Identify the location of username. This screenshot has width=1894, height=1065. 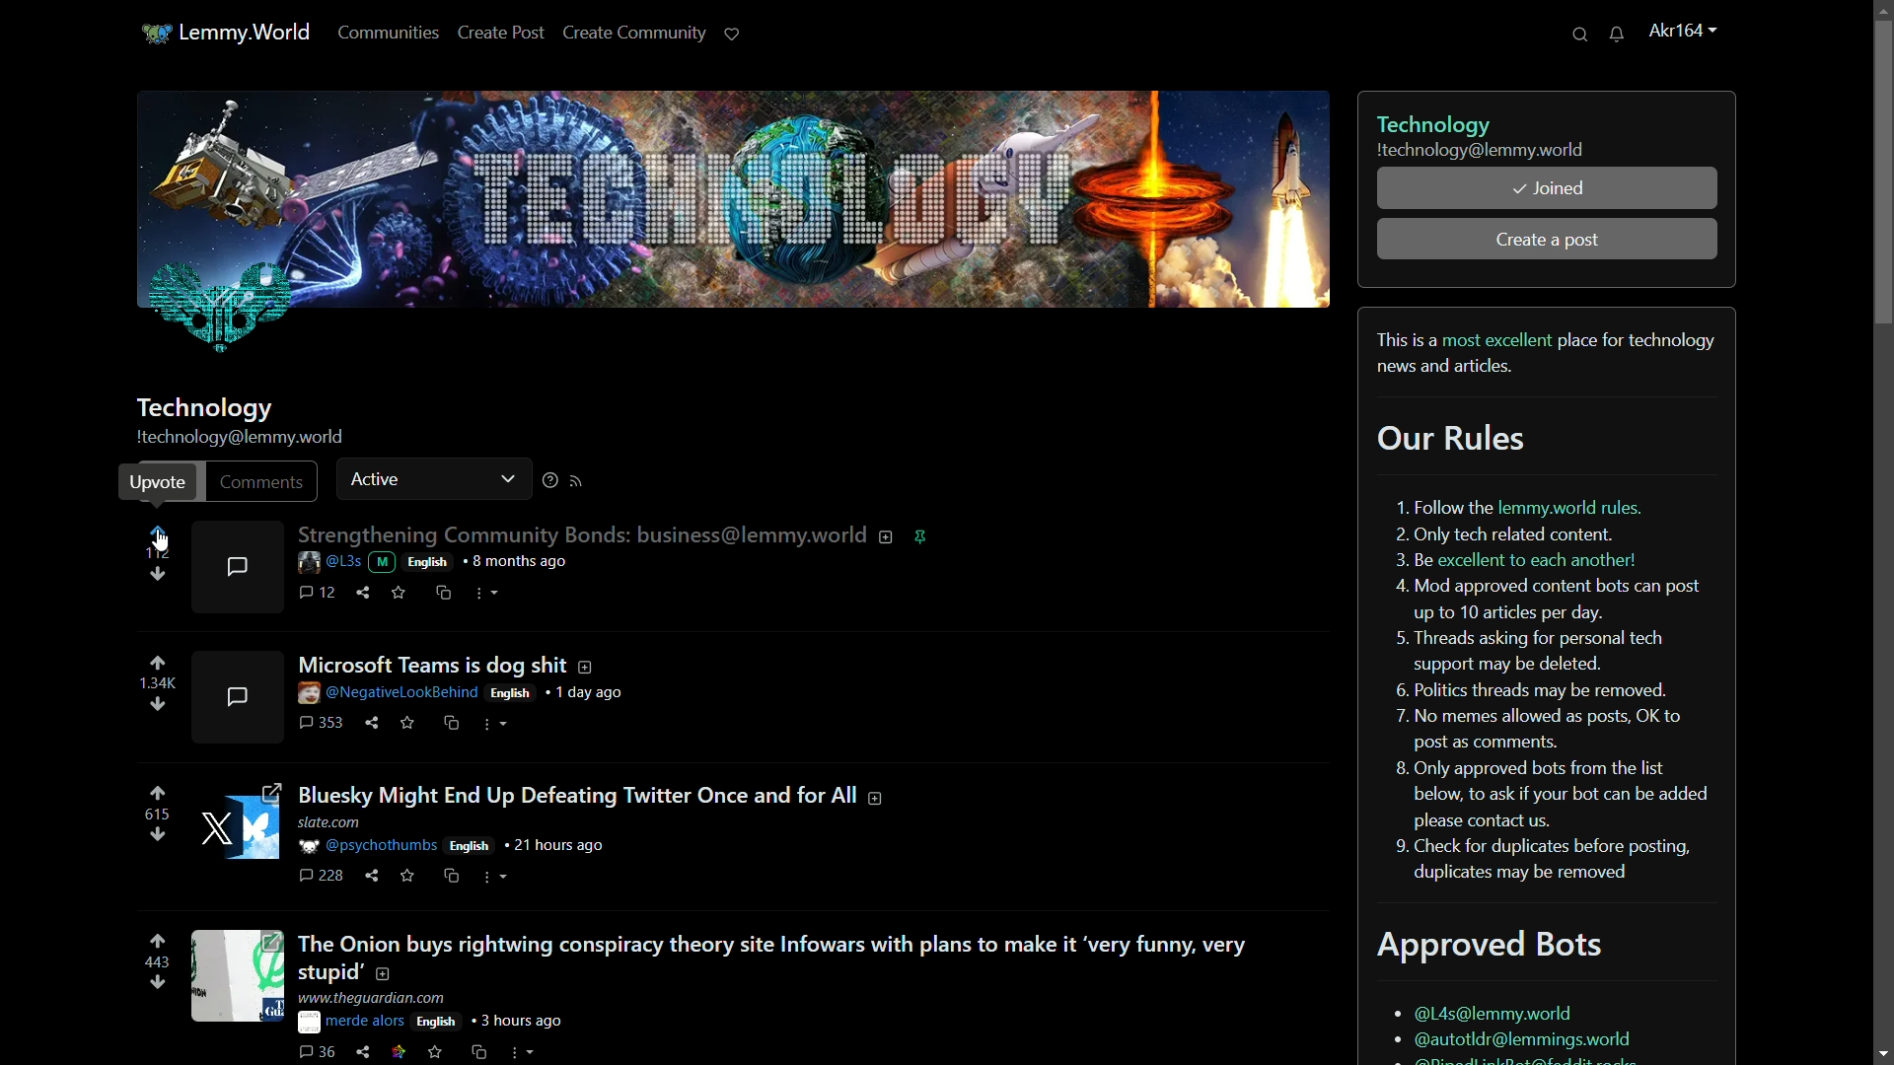
(1685, 31).